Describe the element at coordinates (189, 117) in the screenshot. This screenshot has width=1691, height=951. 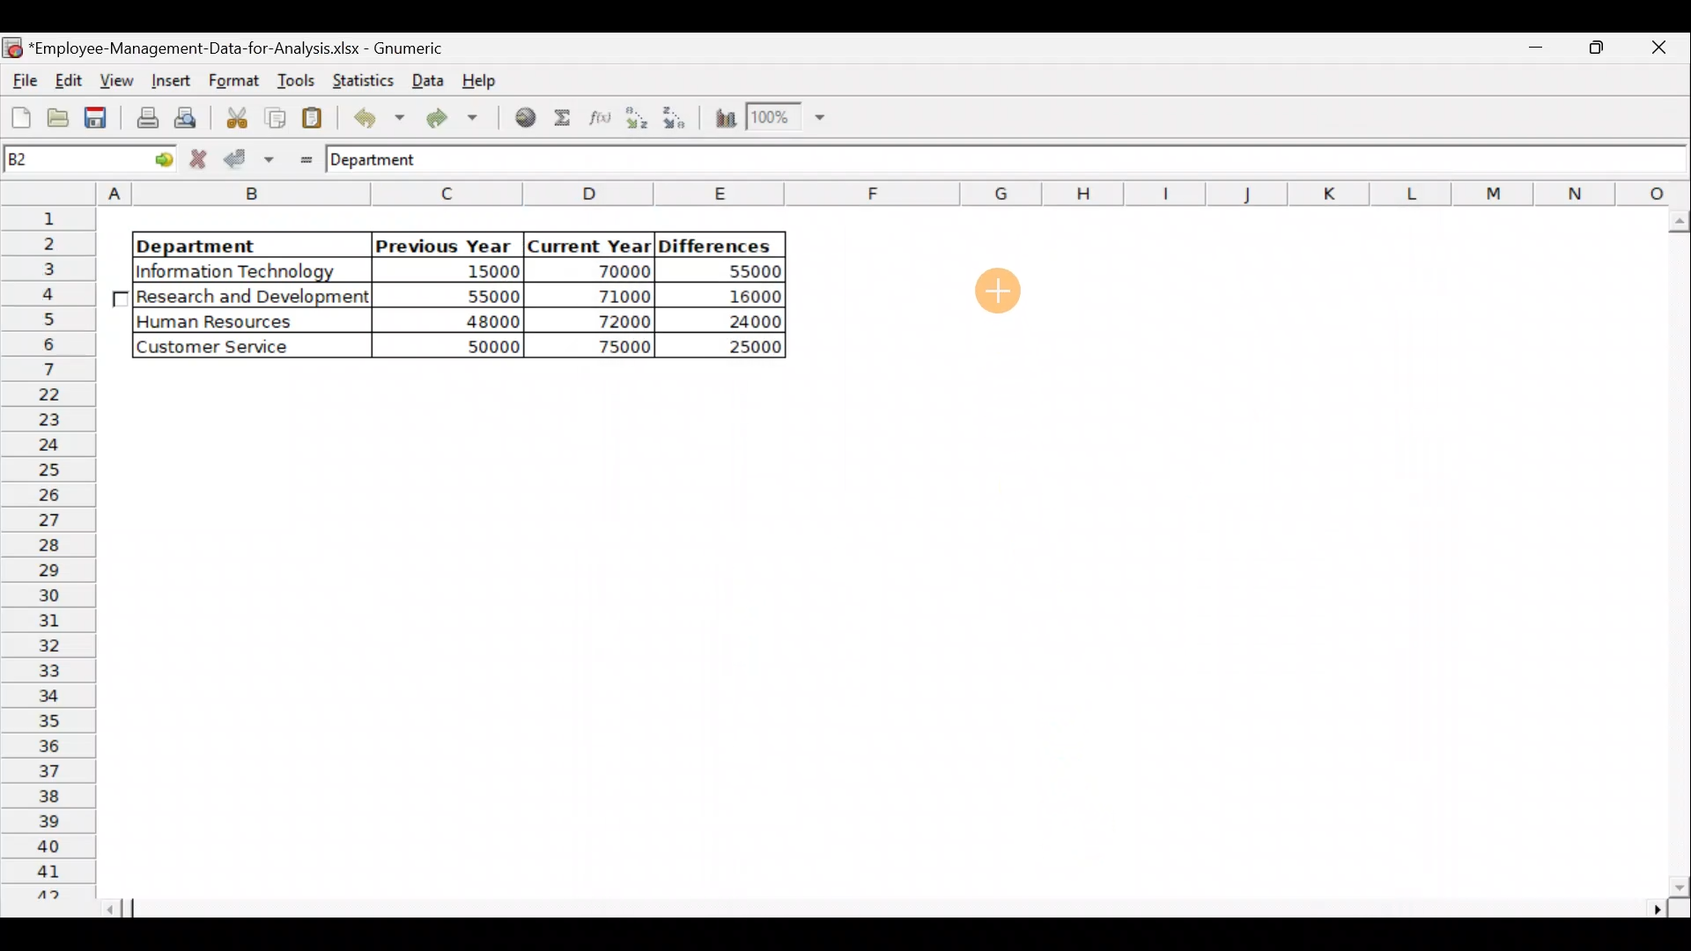
I see `Print preview` at that location.